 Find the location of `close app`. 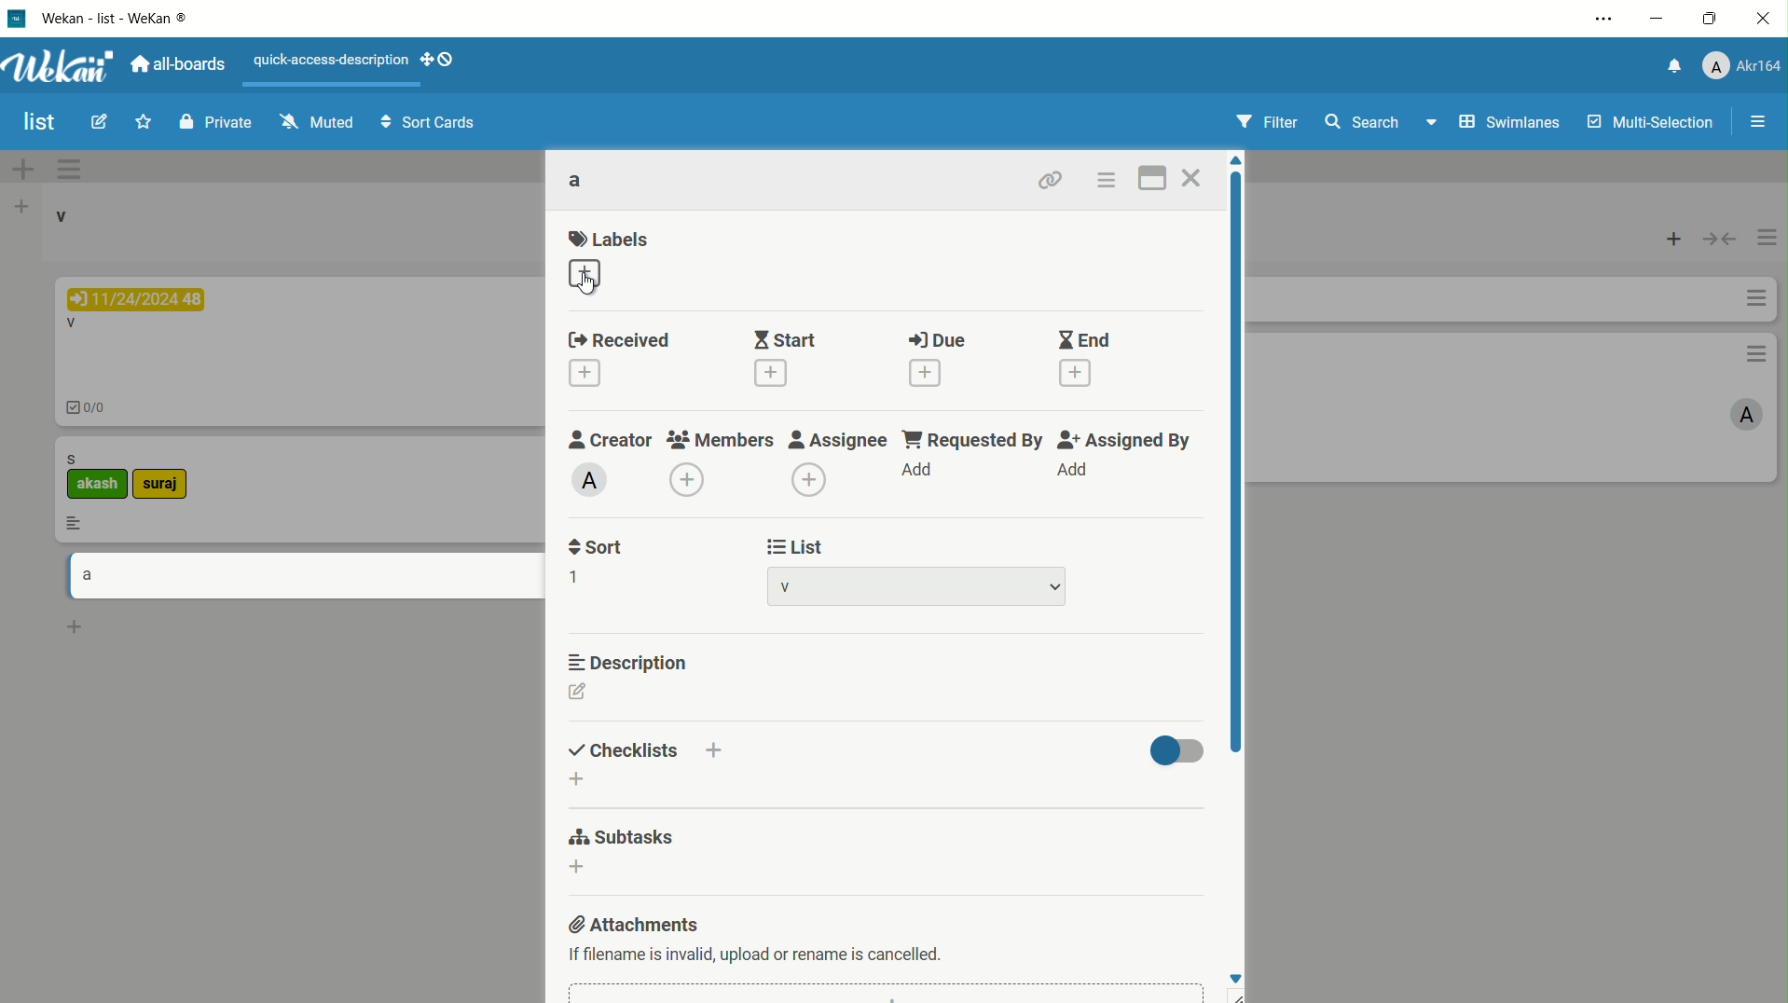

close app is located at coordinates (1765, 22).